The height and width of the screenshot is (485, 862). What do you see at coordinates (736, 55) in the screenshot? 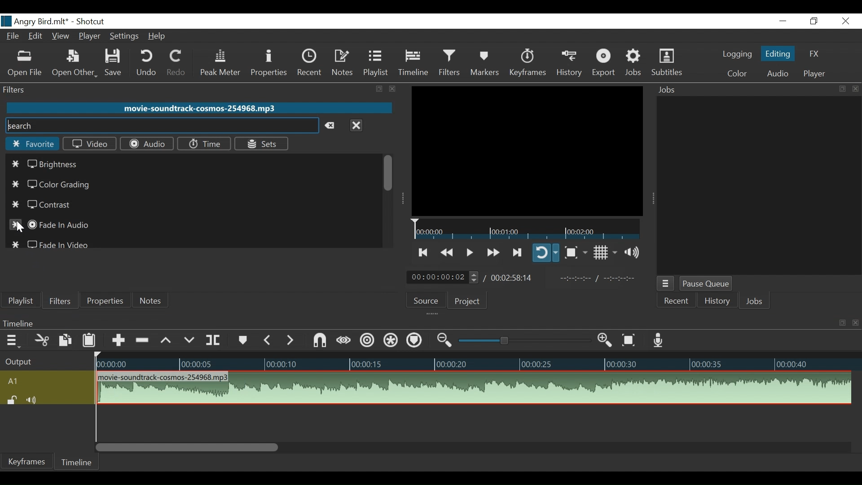
I see `logging` at bounding box center [736, 55].